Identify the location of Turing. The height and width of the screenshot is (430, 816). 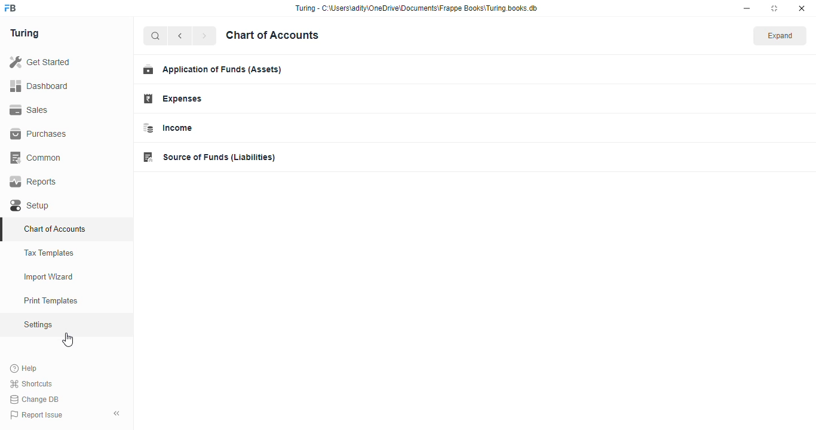
(28, 33).